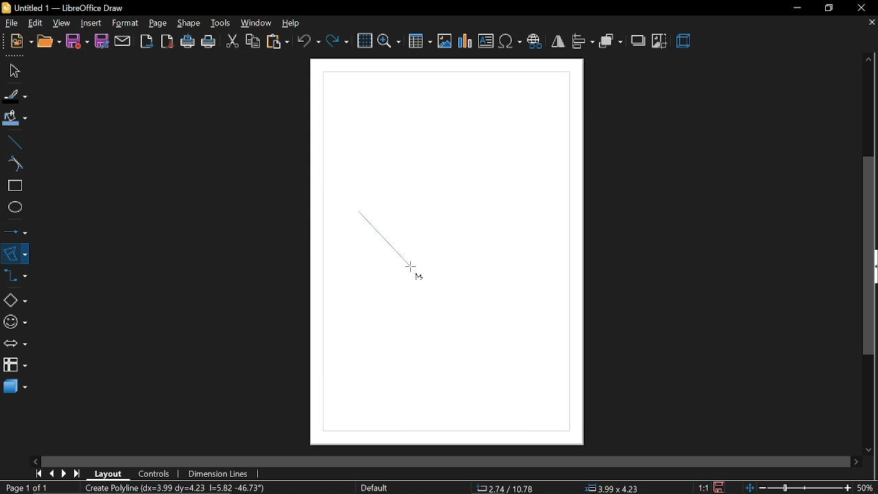  Describe the element at coordinates (48, 42) in the screenshot. I see `open` at that location.